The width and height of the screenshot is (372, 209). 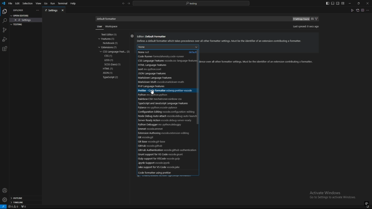 What do you see at coordinates (165, 167) in the screenshot?
I see `jake support for vscode` at bounding box center [165, 167].